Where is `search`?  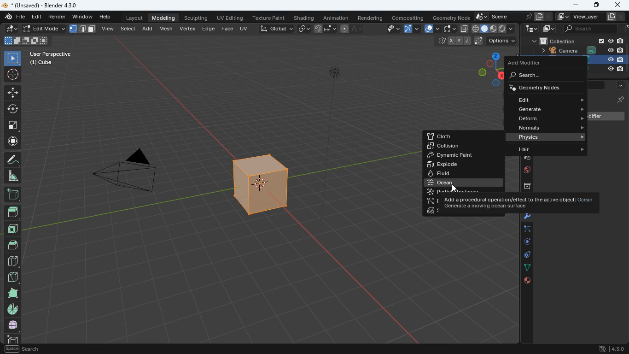 search is located at coordinates (594, 29).